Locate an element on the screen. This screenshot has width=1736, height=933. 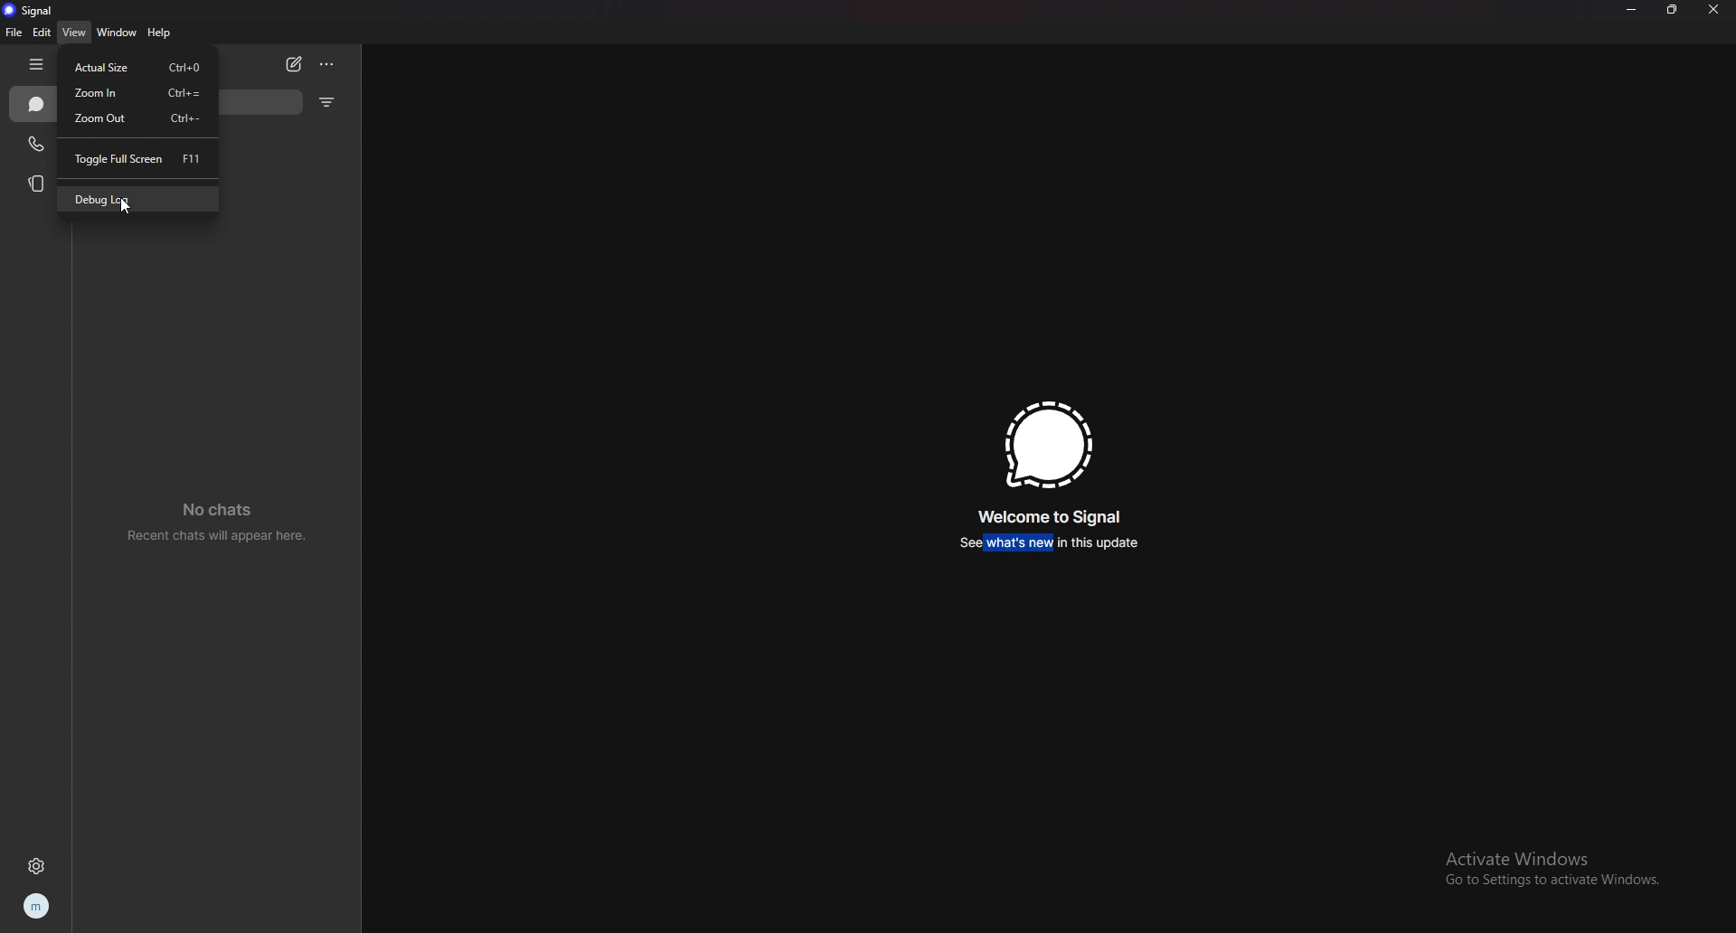
edit is located at coordinates (42, 33).